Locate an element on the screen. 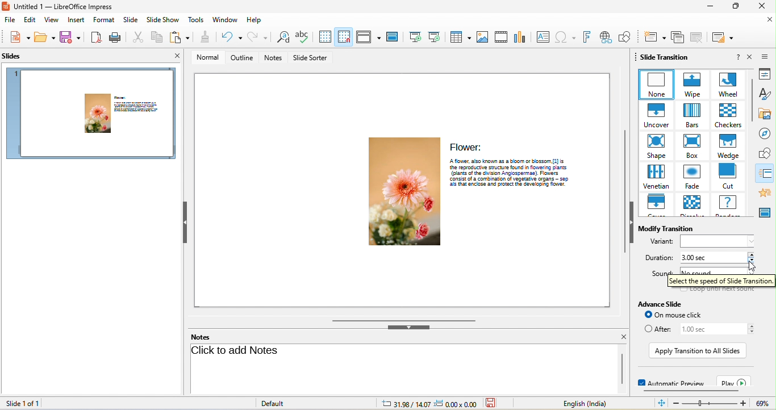 Image resolution: width=776 pixels, height=410 pixels. variants is located at coordinates (661, 242).